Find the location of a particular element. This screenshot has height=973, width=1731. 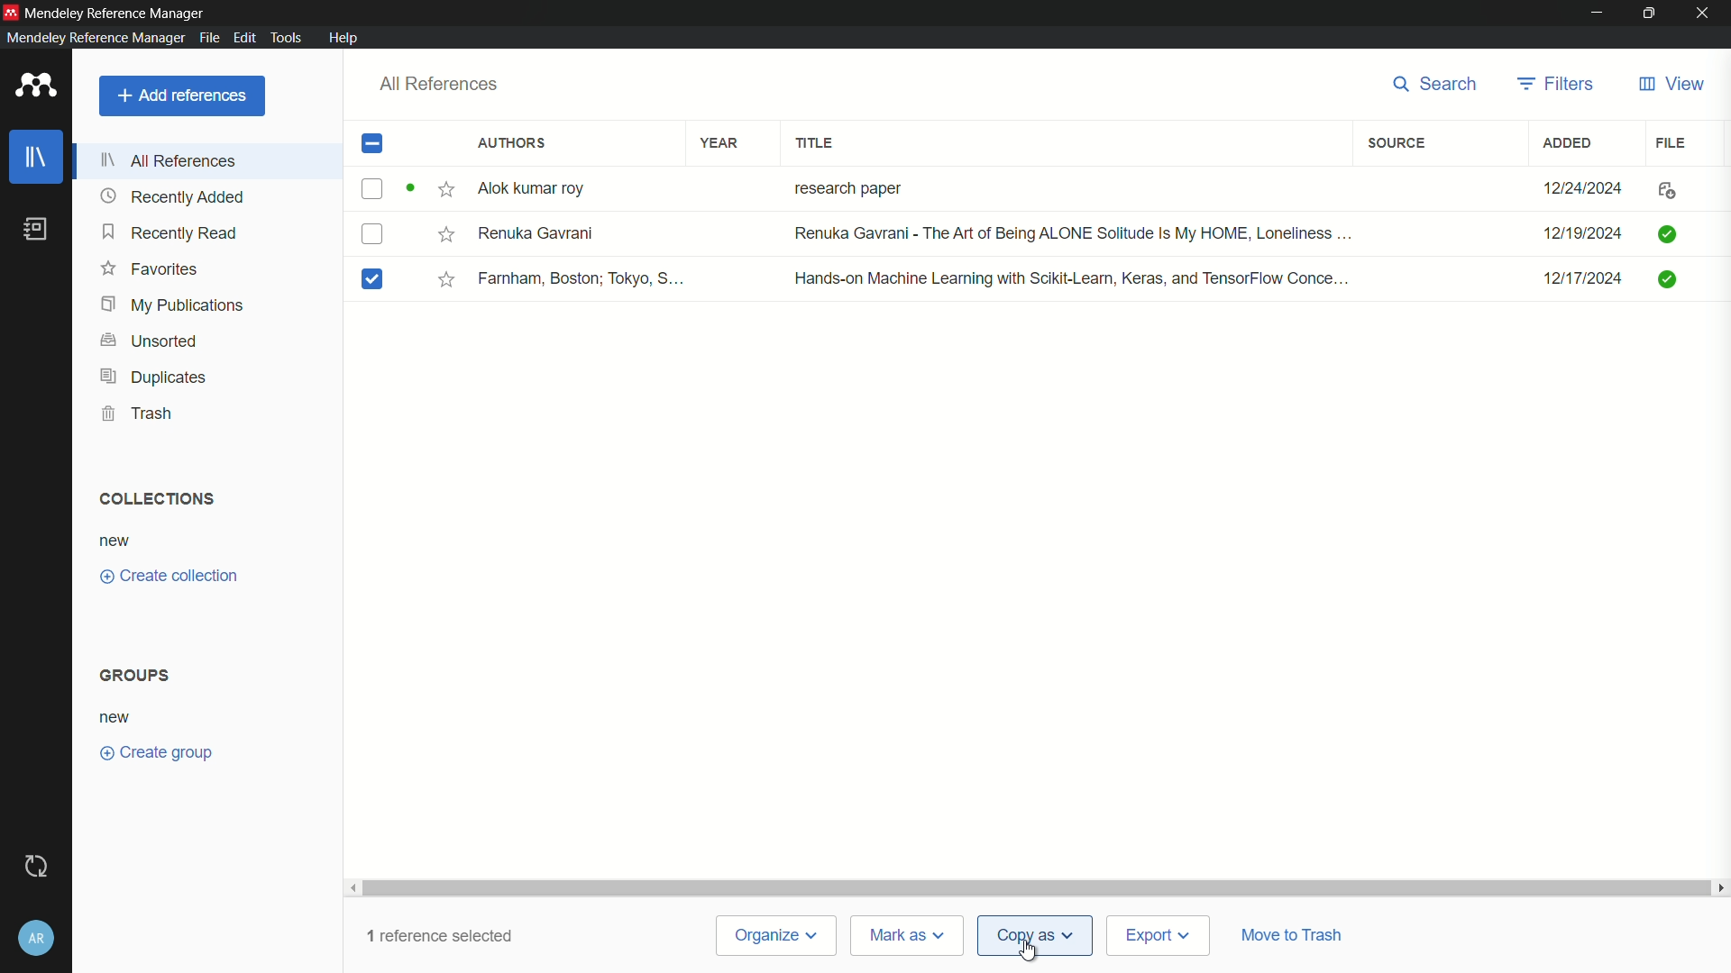

year is located at coordinates (720, 142).